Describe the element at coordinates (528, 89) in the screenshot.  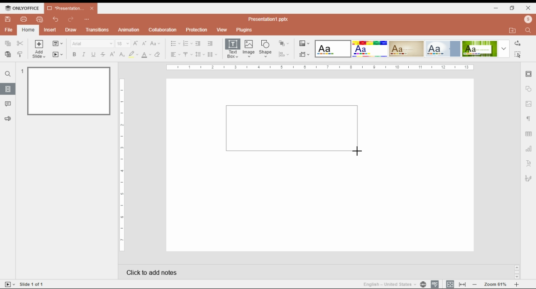
I see `shape settings` at that location.